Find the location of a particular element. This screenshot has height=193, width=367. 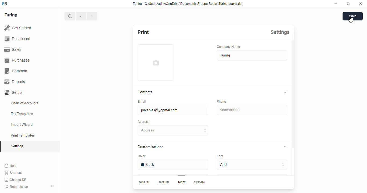

Black is located at coordinates (174, 165).